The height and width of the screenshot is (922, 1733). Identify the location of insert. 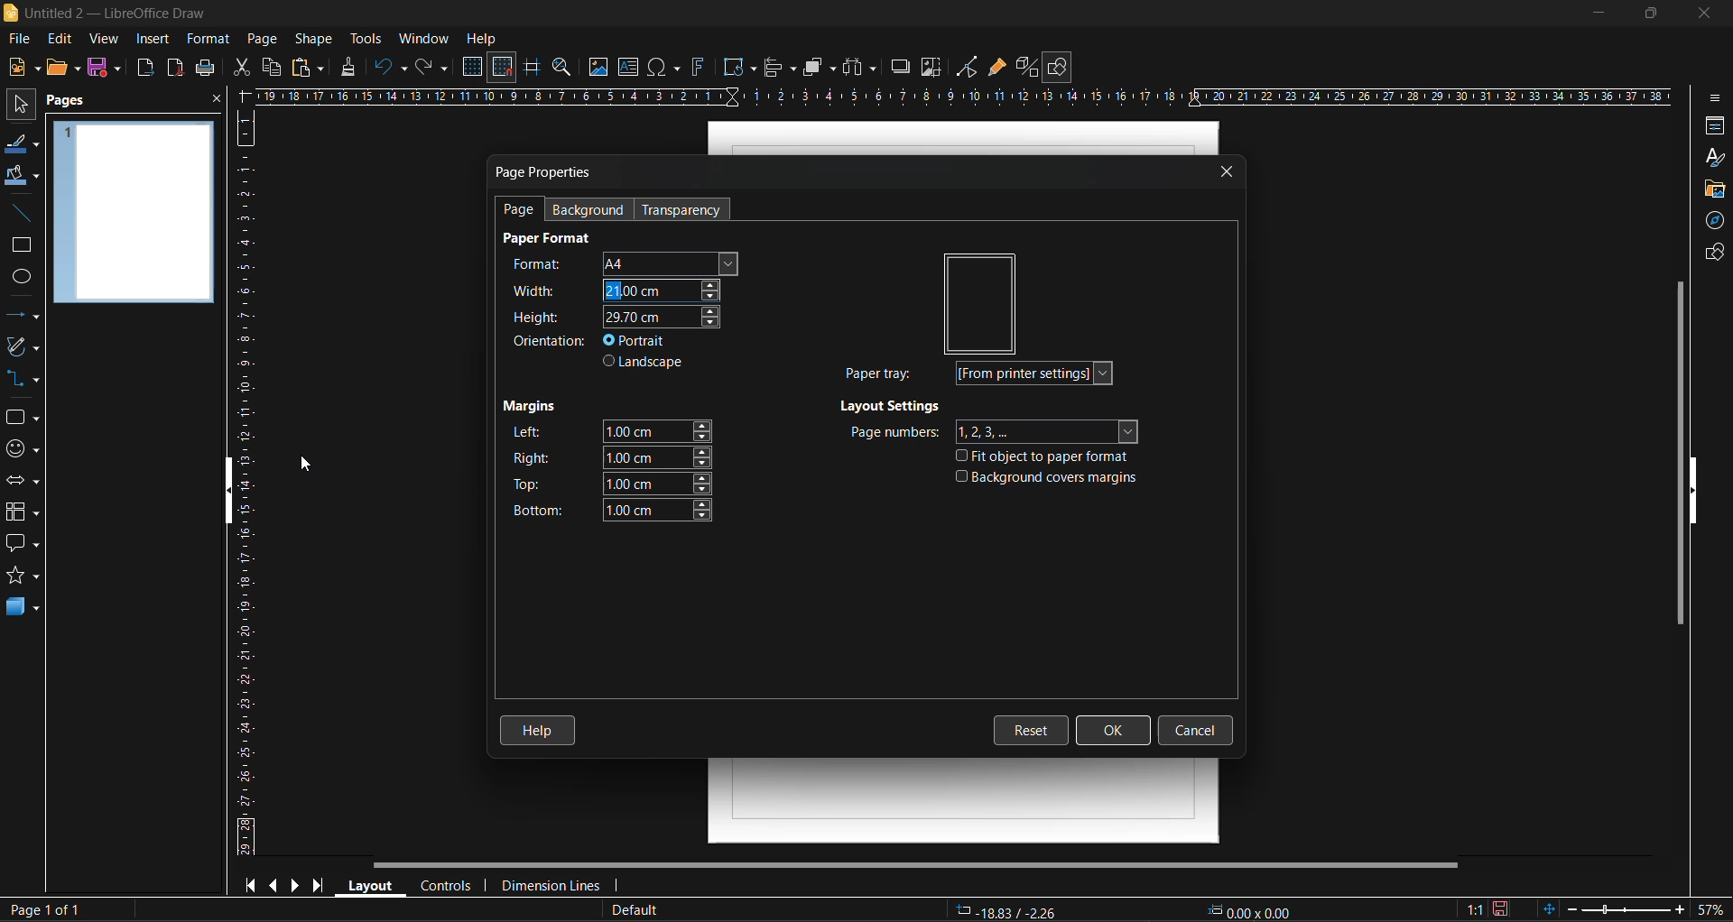
(154, 37).